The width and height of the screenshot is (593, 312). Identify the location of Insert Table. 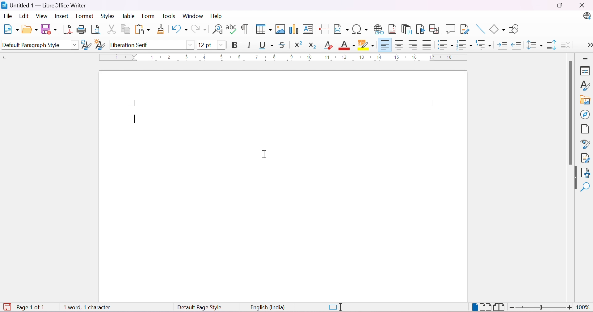
(280, 29).